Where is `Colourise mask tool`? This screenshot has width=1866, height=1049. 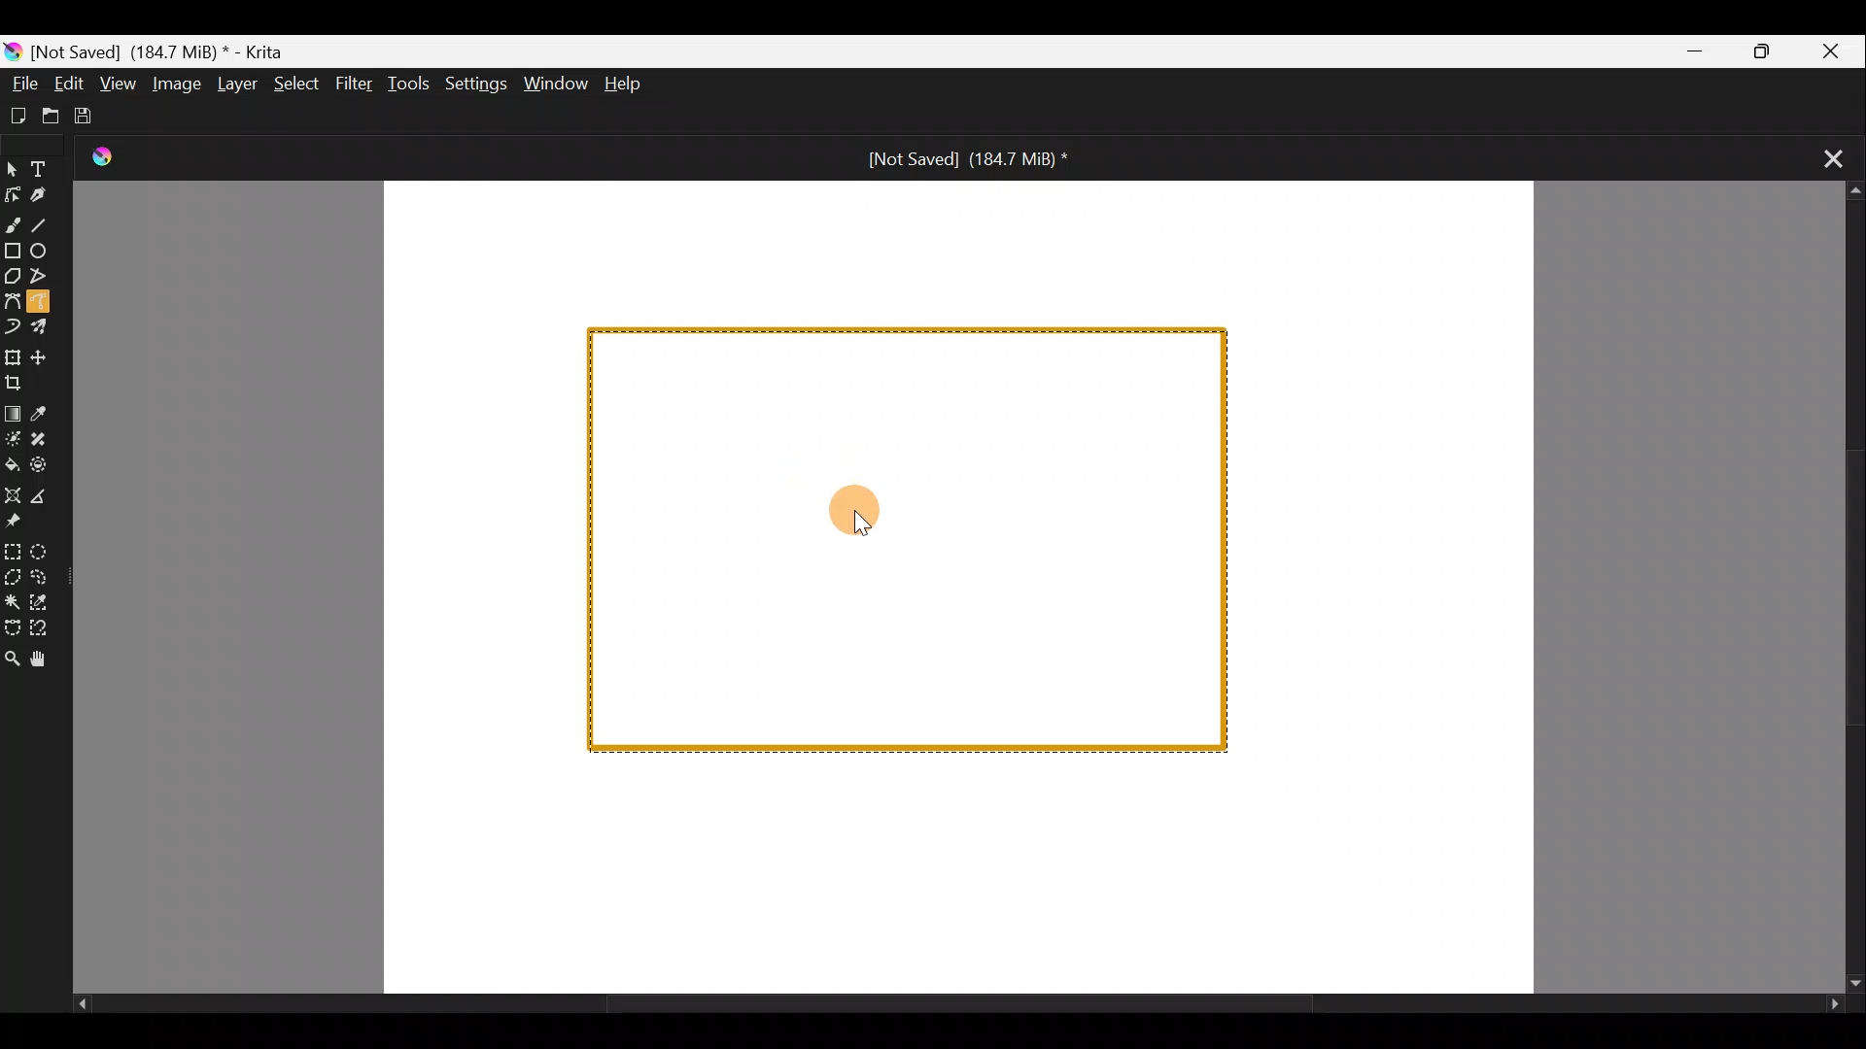
Colourise mask tool is located at coordinates (13, 440).